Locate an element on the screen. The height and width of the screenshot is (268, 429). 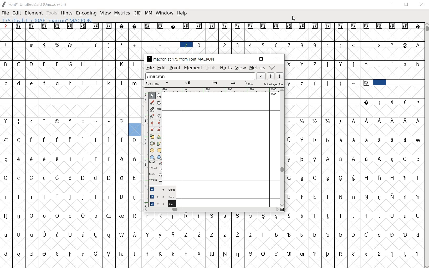
i is located at coordinates (83, 83).